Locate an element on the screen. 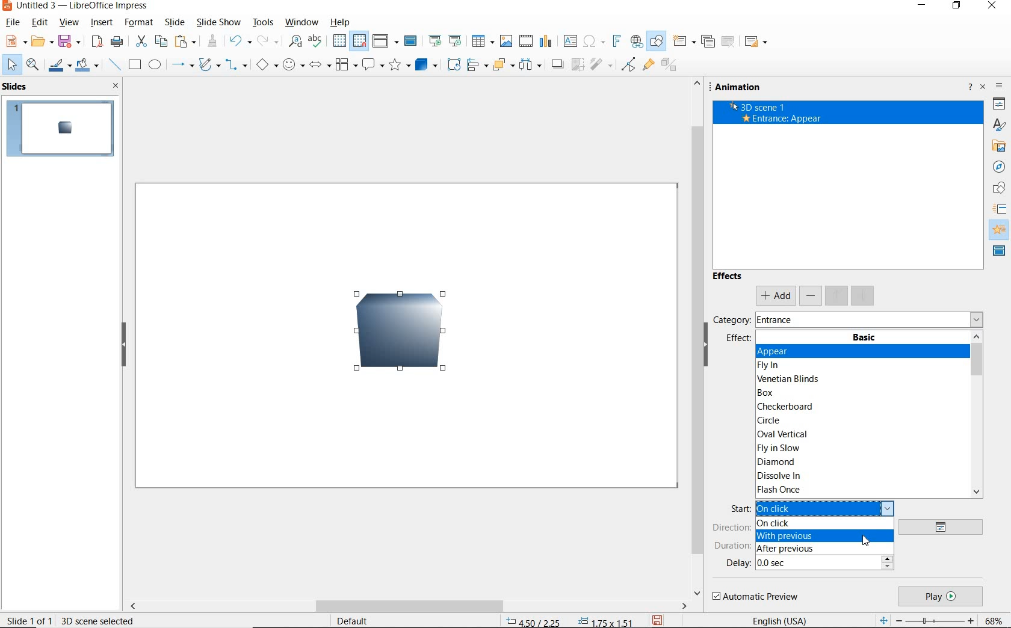  ON CLICK is located at coordinates (826, 507).